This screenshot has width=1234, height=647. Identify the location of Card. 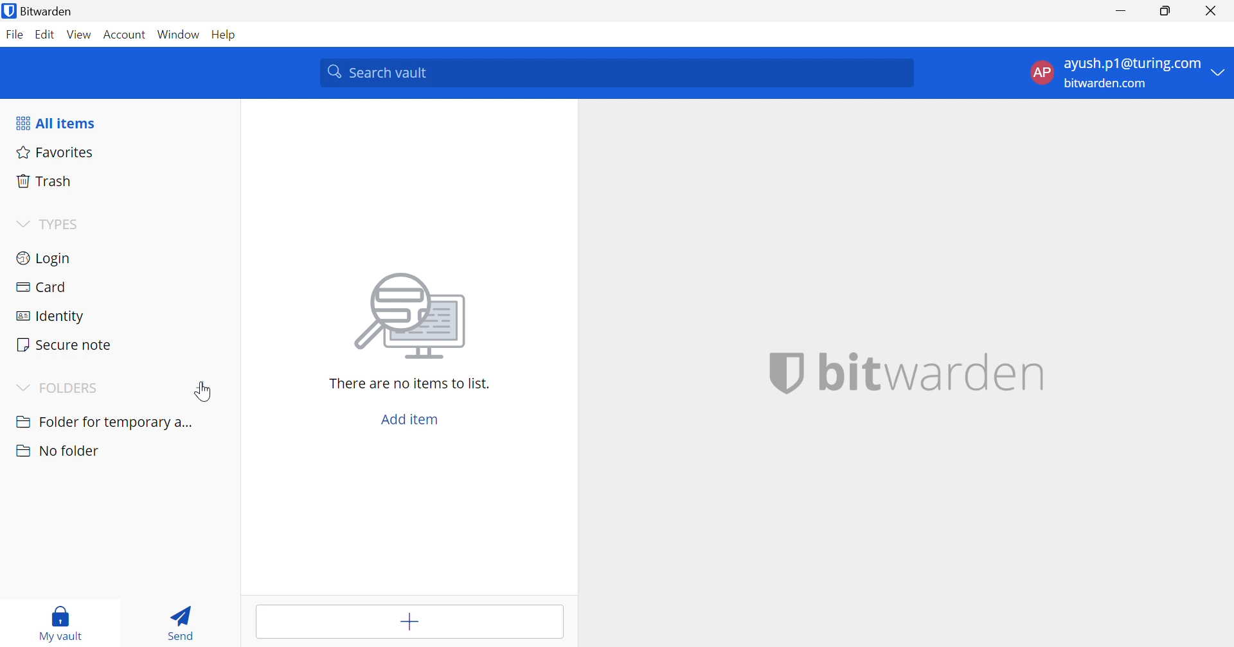
(40, 288).